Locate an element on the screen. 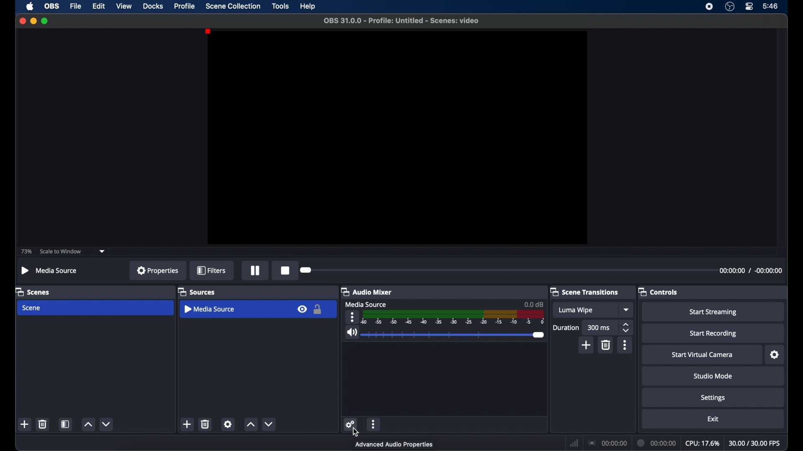  close is located at coordinates (22, 21).